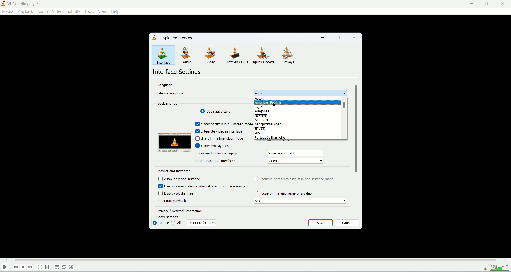 The height and width of the screenshot is (272, 511). I want to click on start in minimal mode, so click(219, 139).